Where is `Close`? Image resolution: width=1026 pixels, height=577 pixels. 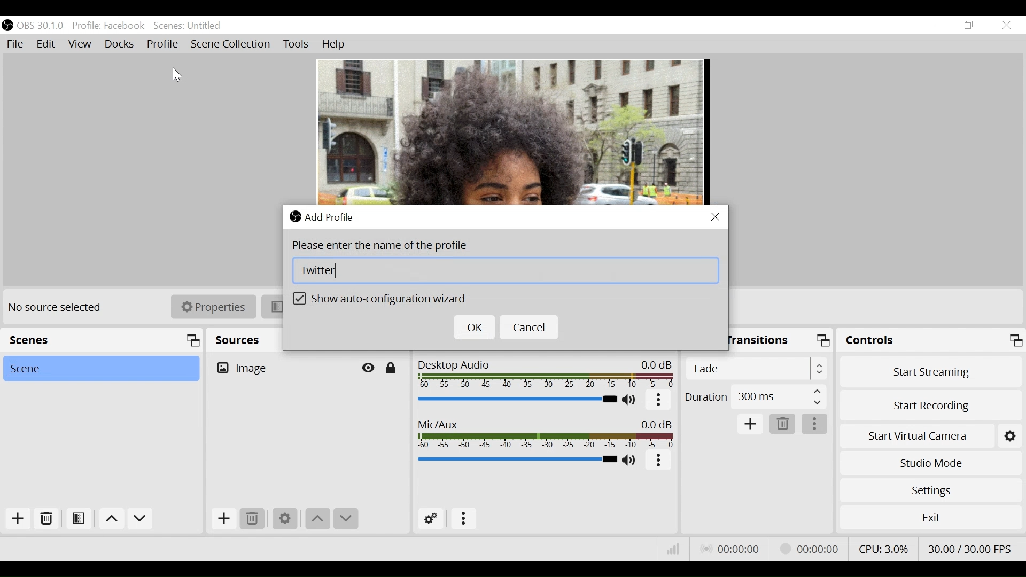 Close is located at coordinates (716, 217).